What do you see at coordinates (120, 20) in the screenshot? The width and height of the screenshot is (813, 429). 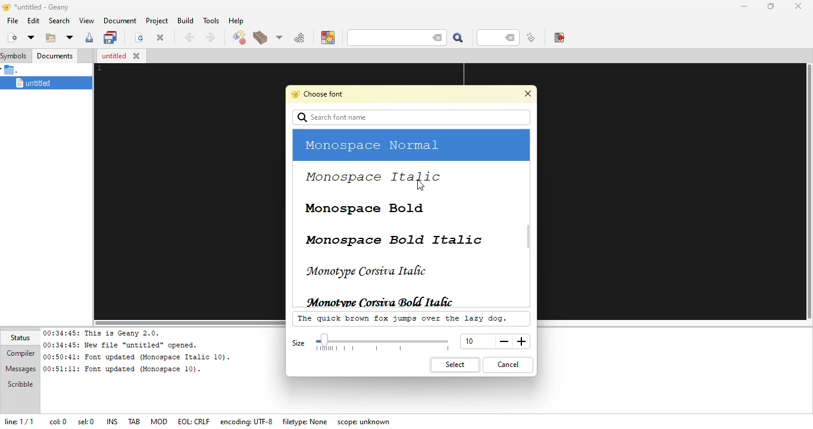 I see `document` at bounding box center [120, 20].